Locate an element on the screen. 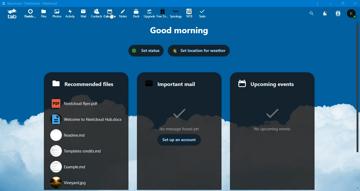 This screenshot has width=360, height=191. synology is located at coordinates (176, 13).